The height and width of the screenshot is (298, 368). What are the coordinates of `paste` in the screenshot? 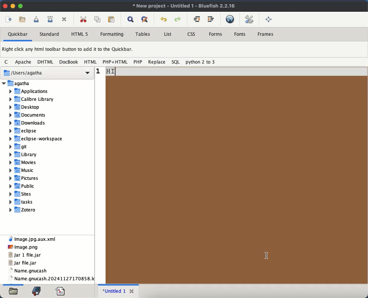 It's located at (111, 19).